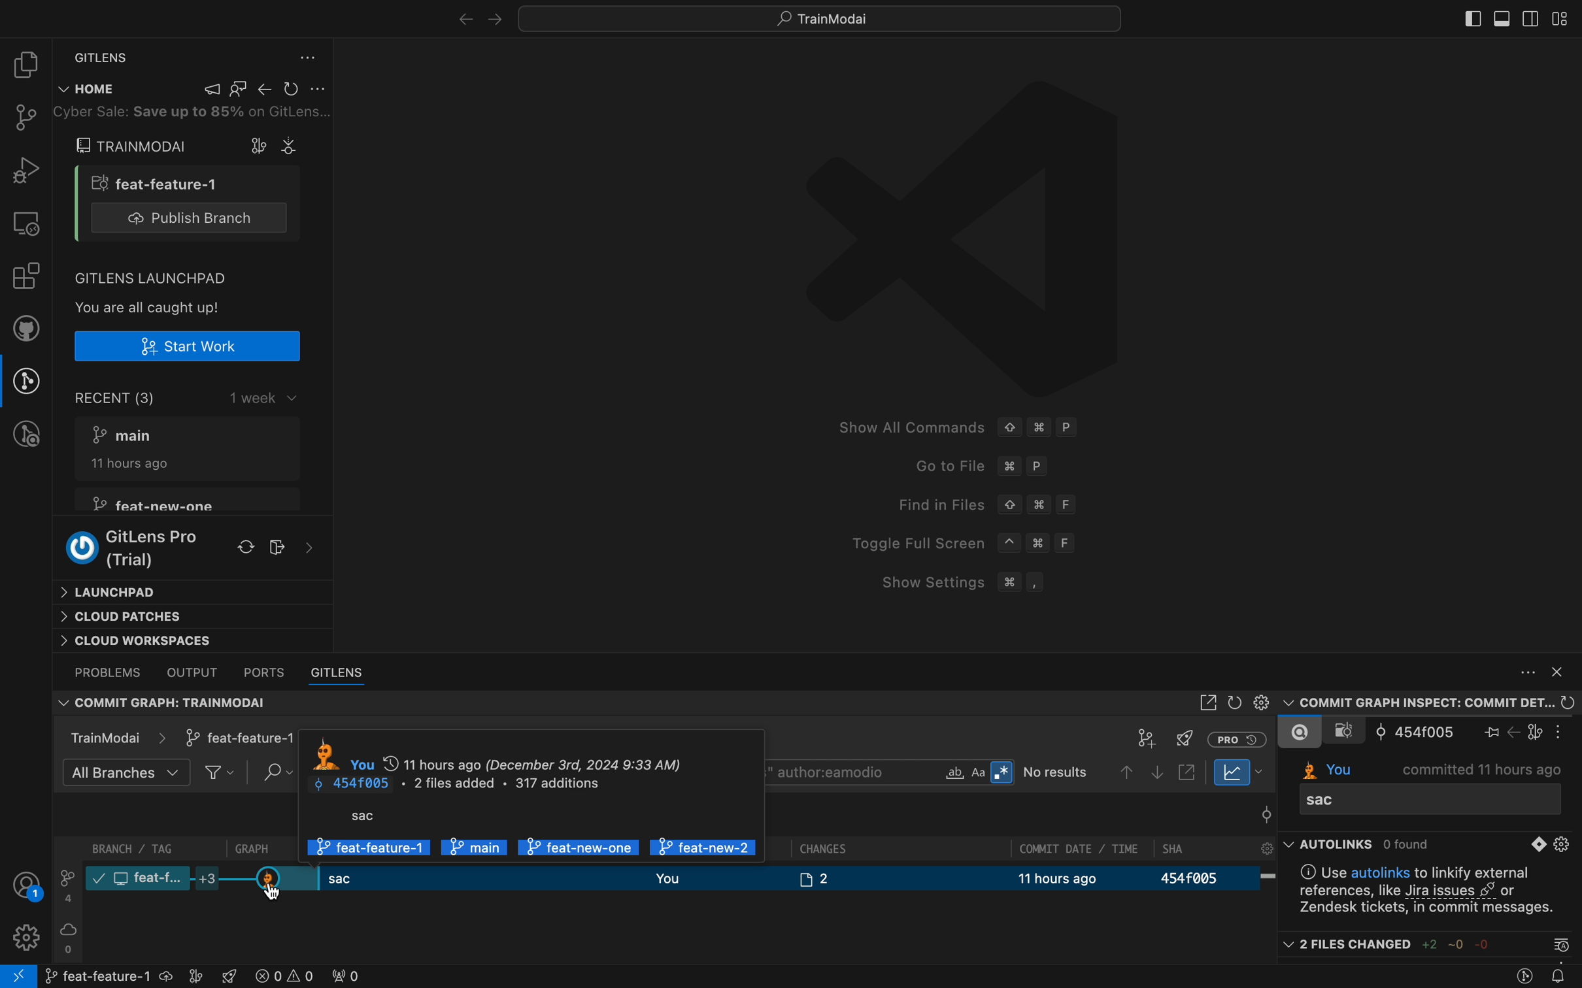  What do you see at coordinates (1563, 676) in the screenshot?
I see `Hide Panel` at bounding box center [1563, 676].